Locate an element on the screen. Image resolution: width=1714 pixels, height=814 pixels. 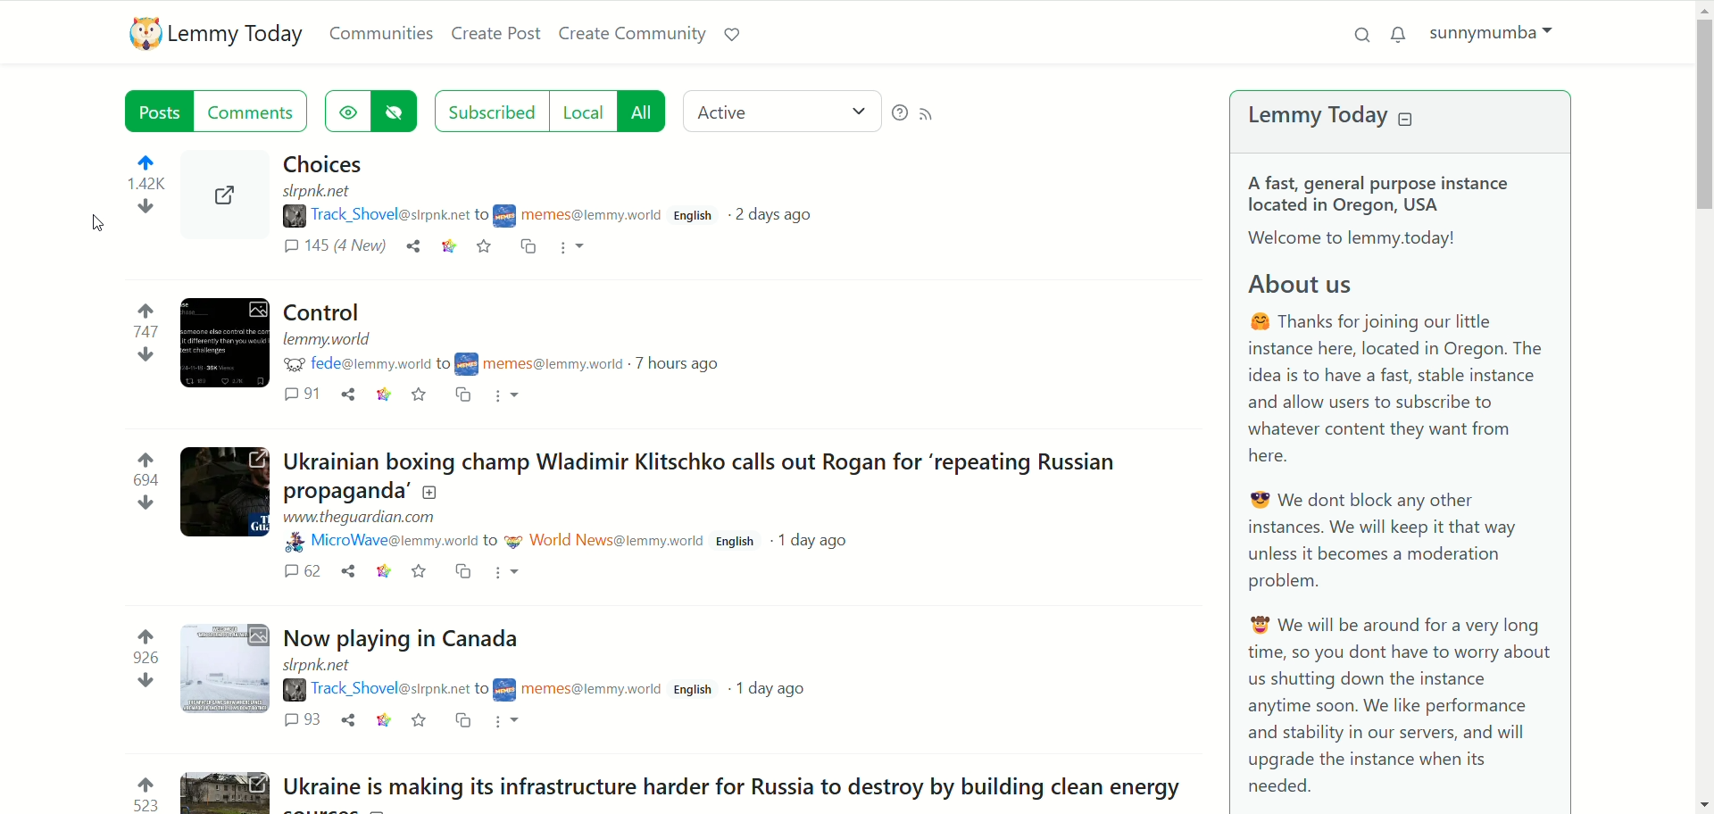
username is located at coordinates (392, 217).